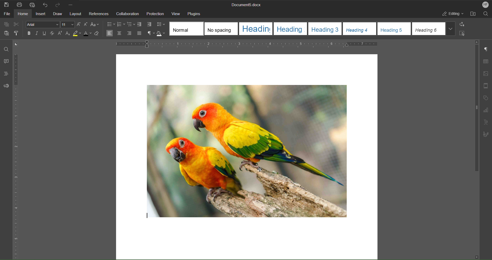  I want to click on View, so click(176, 13).